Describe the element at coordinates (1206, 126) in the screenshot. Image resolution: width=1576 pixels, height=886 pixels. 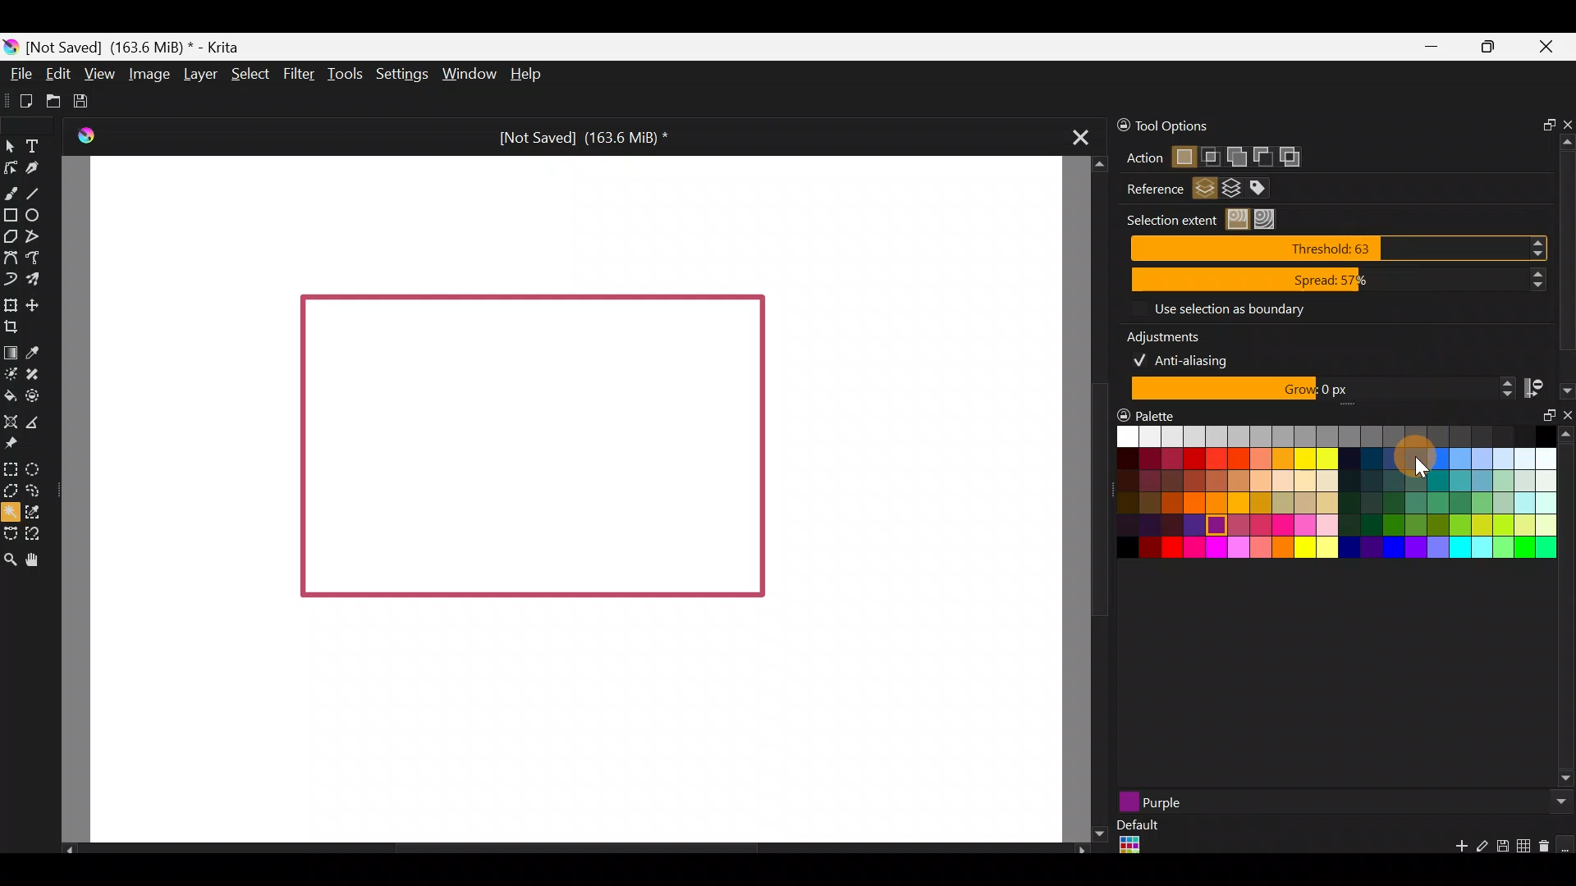
I see `Tool options` at that location.